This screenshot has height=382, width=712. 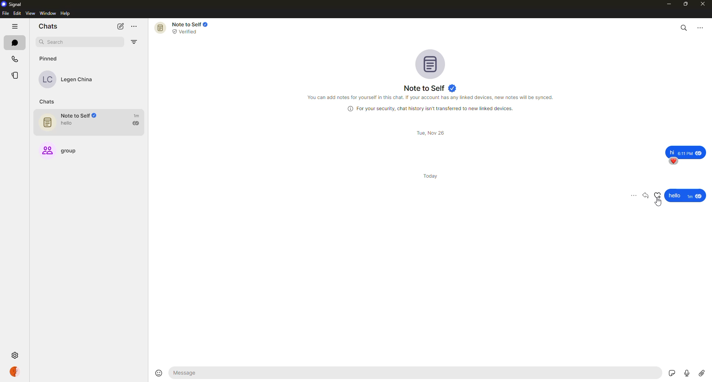 What do you see at coordinates (48, 26) in the screenshot?
I see `chats` at bounding box center [48, 26].